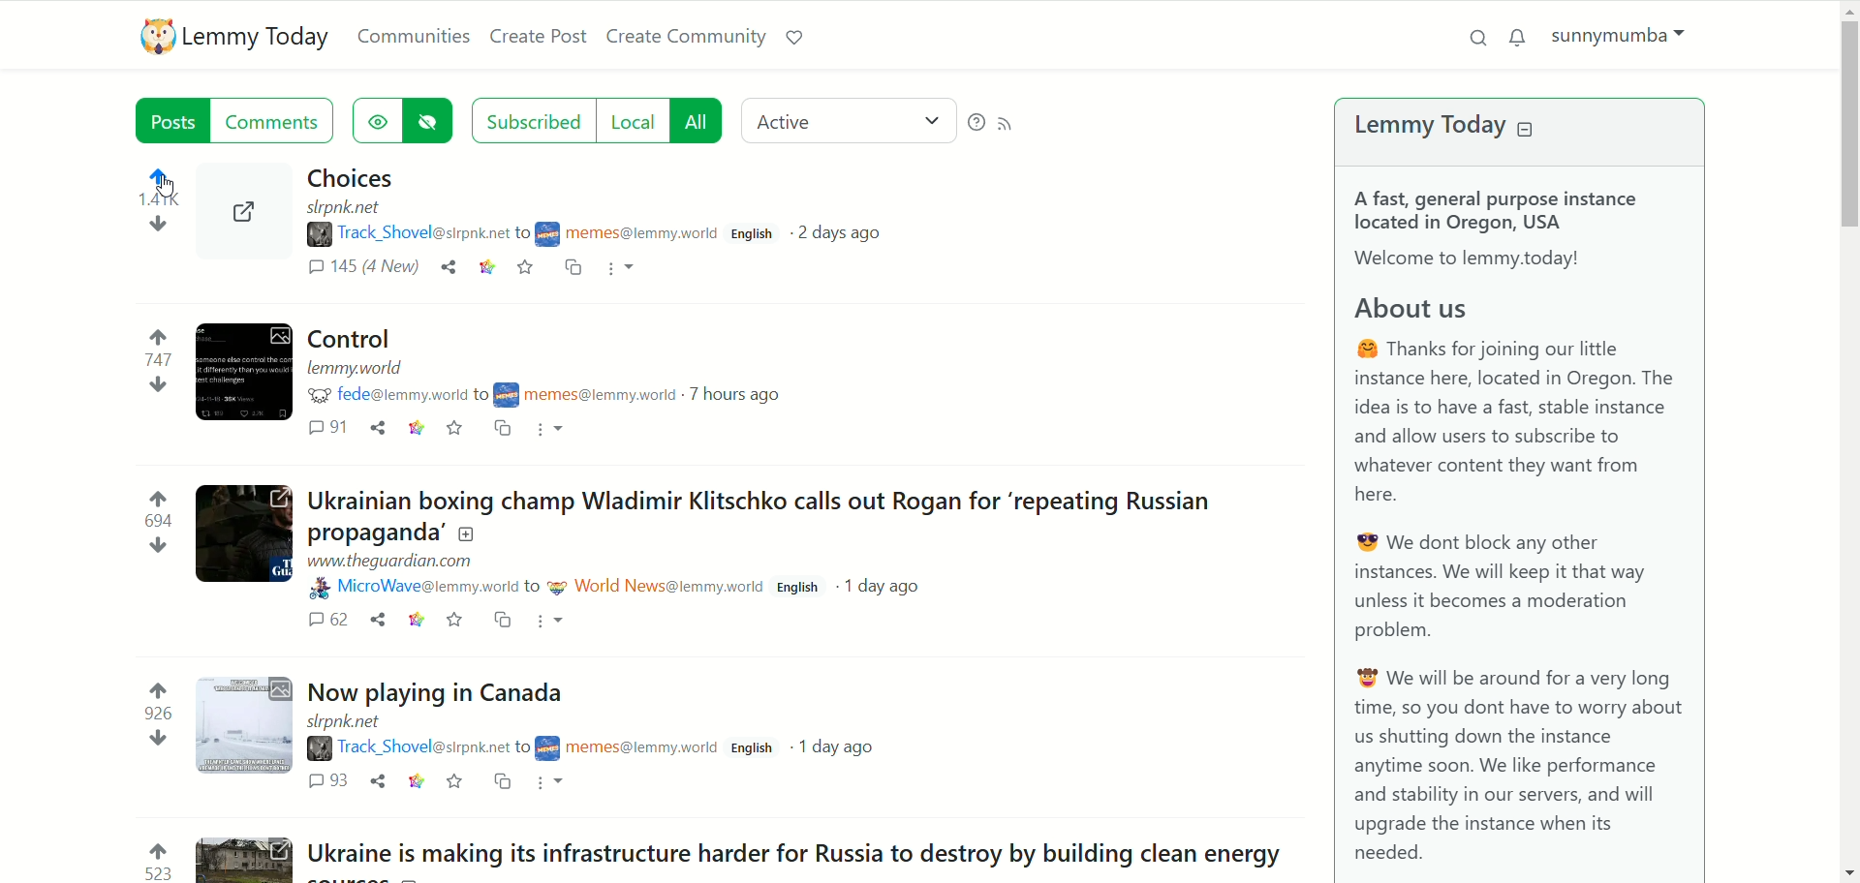 This screenshot has width=1860, height=883. I want to click on share, so click(451, 270).